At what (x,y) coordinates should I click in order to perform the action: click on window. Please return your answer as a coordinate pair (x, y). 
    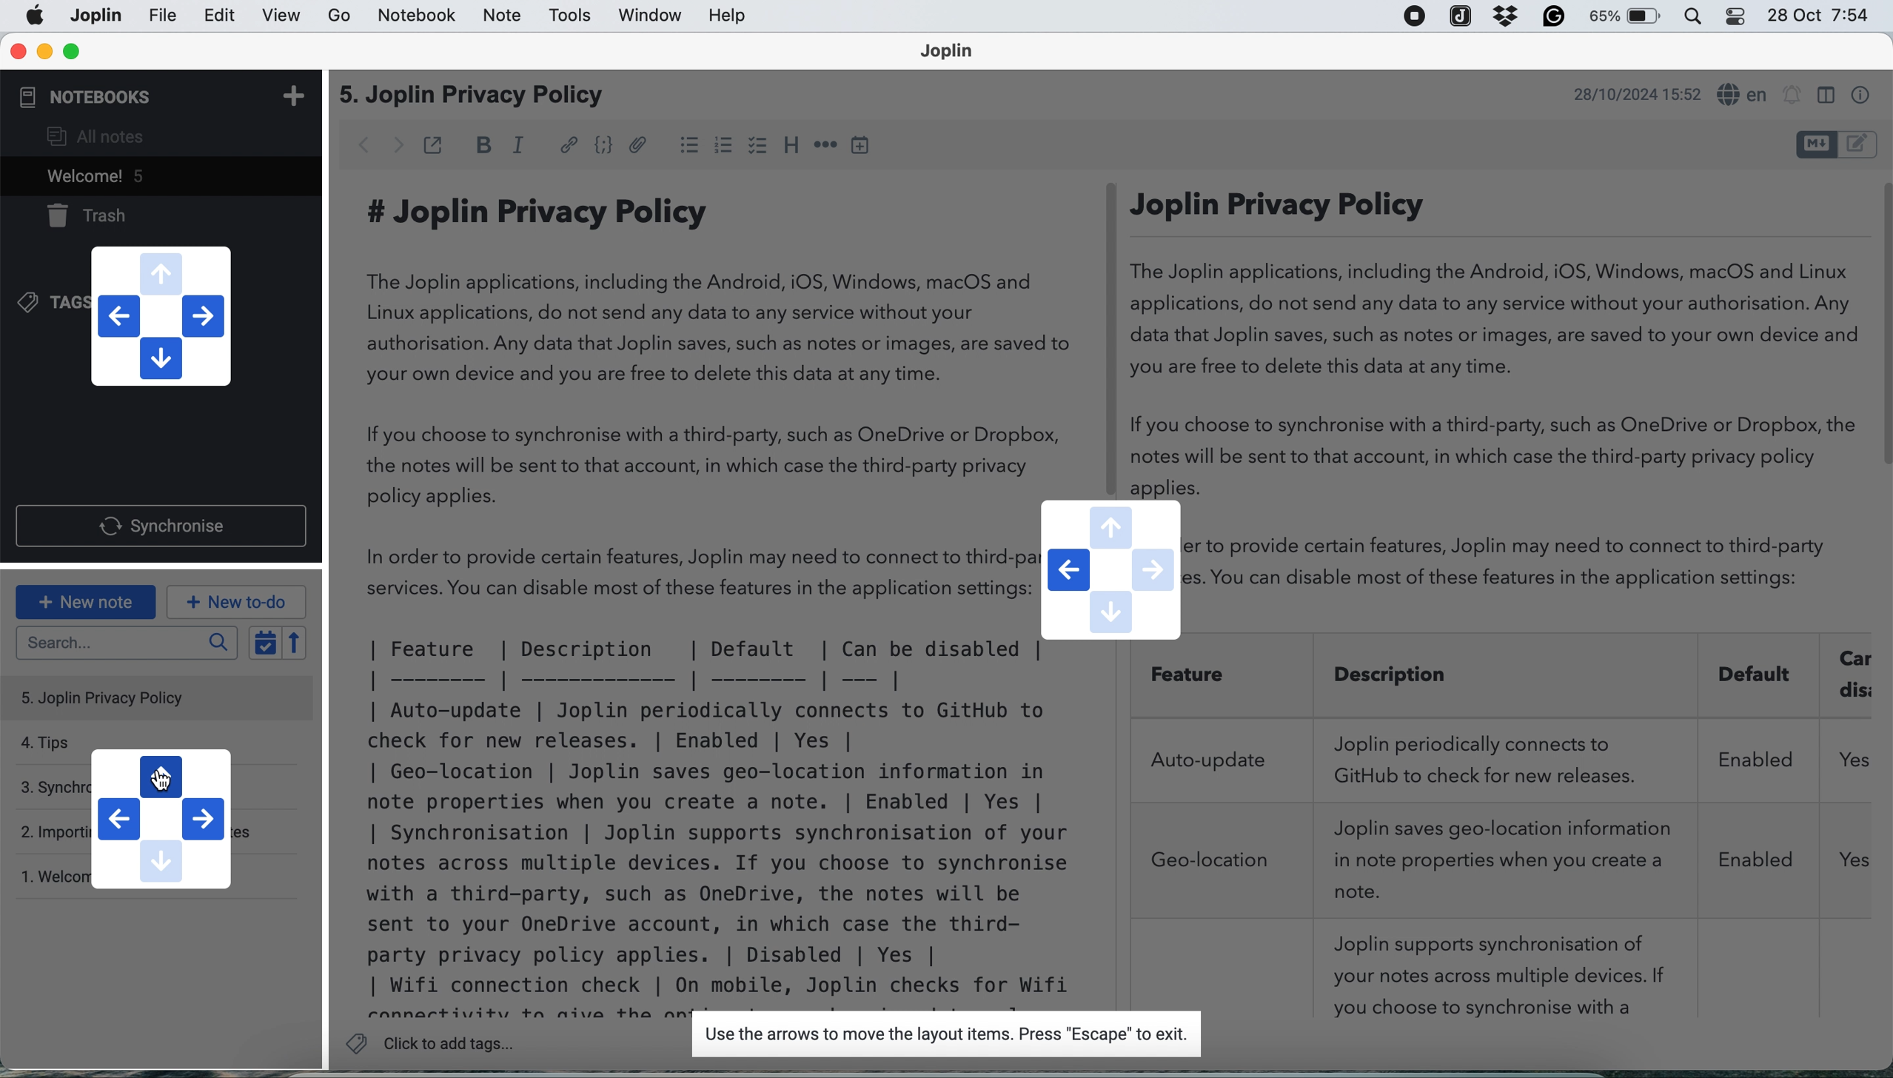
    Looking at the image, I should click on (646, 17).